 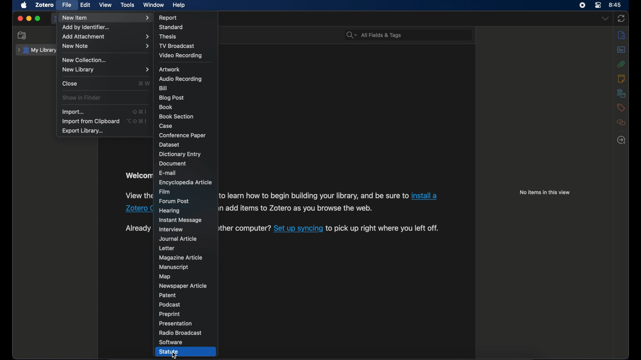 What do you see at coordinates (173, 267) in the screenshot?
I see `manuscript` at bounding box center [173, 267].